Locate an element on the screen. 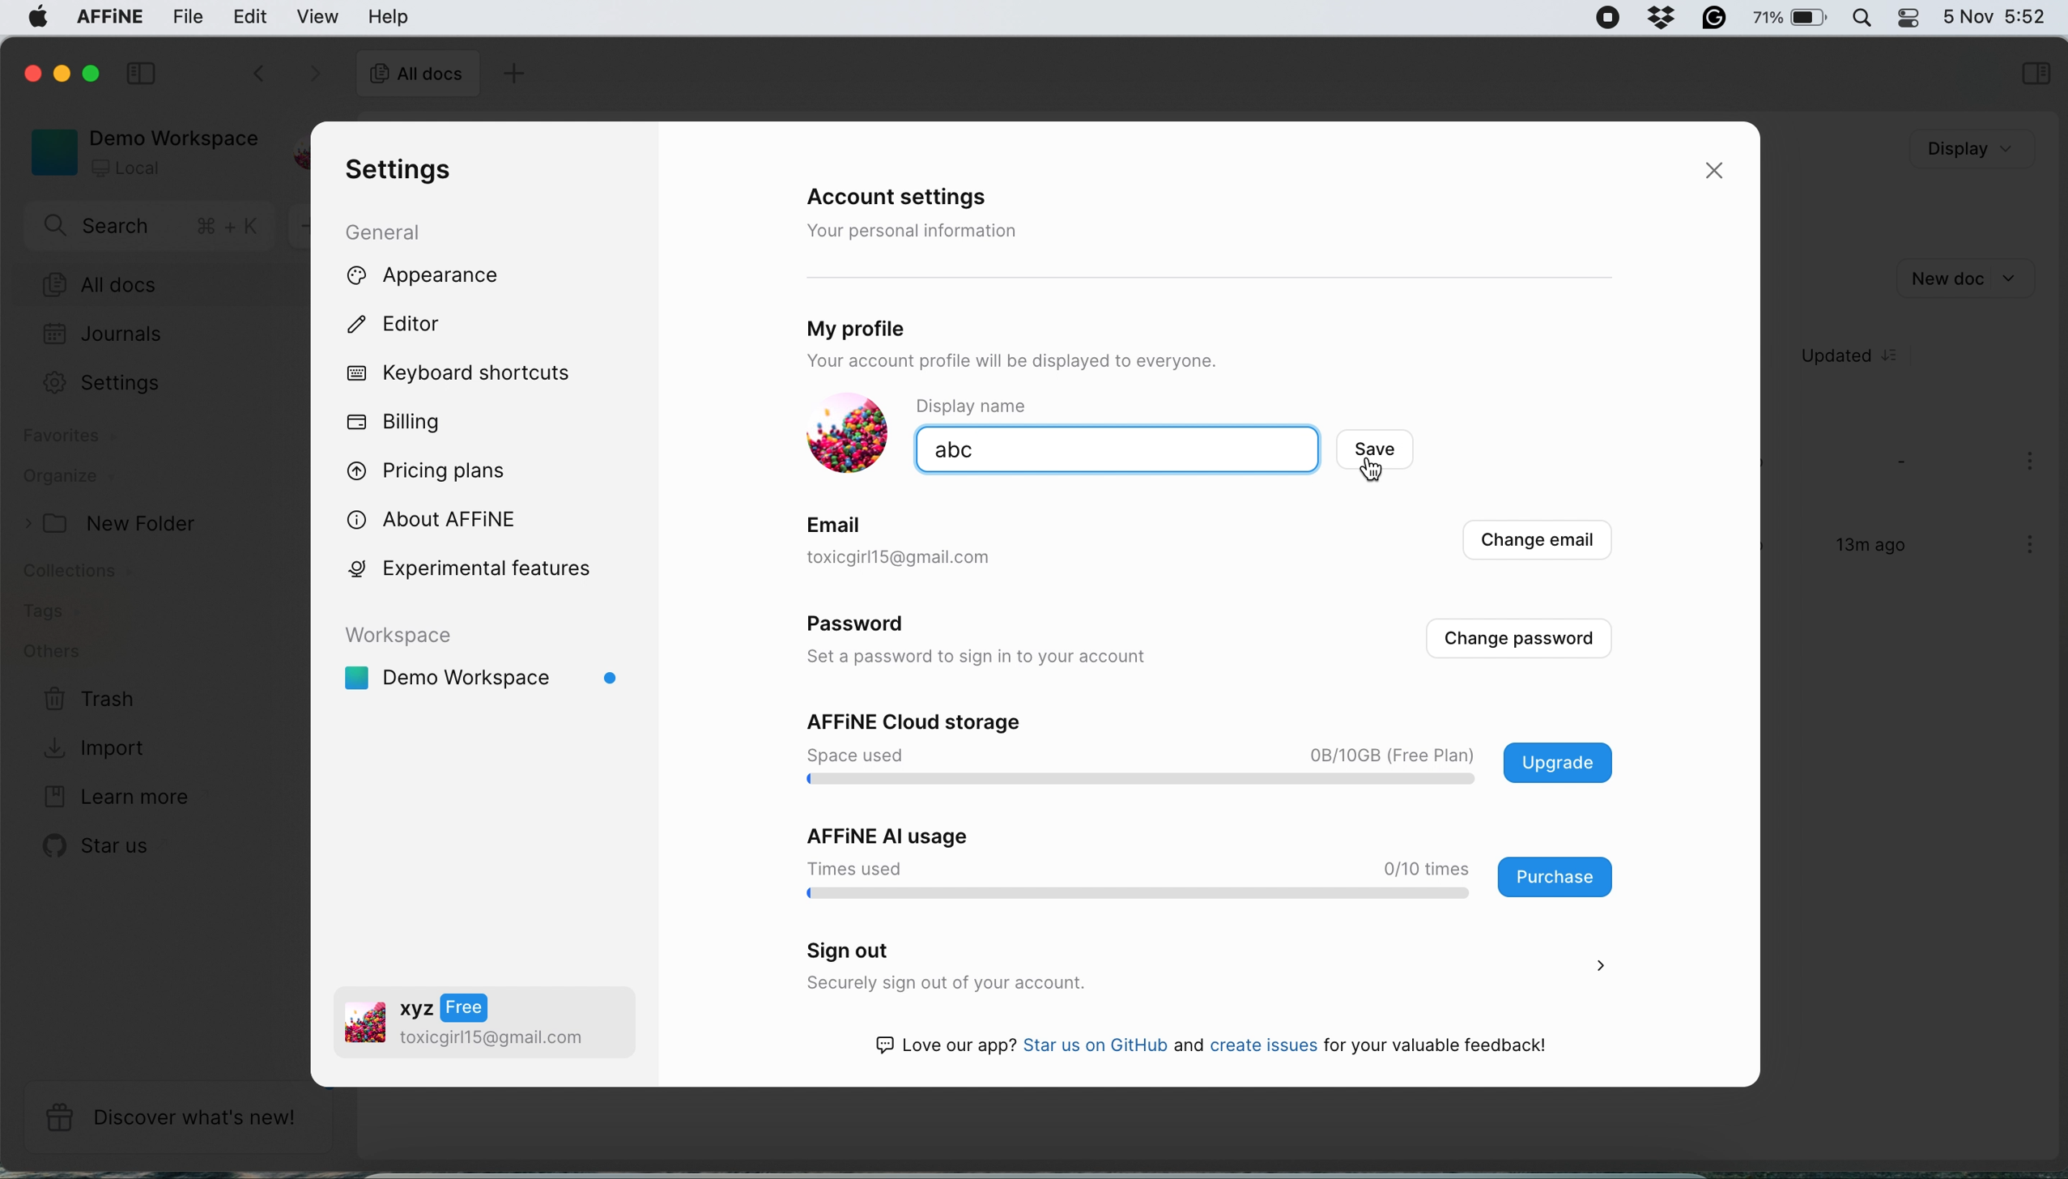 Image resolution: width=2068 pixels, height=1179 pixels. all docs is located at coordinates (160, 286).